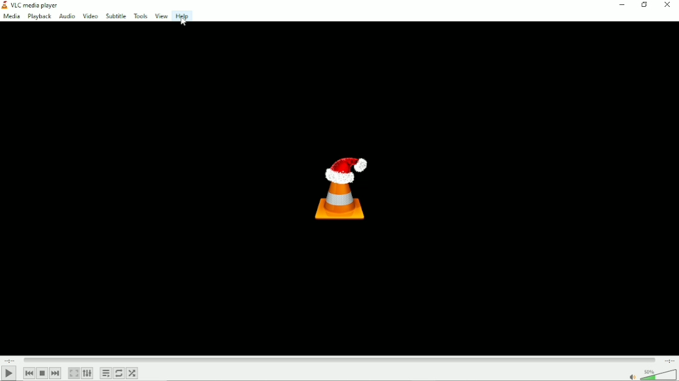  What do you see at coordinates (39, 17) in the screenshot?
I see `Playback` at bounding box center [39, 17].